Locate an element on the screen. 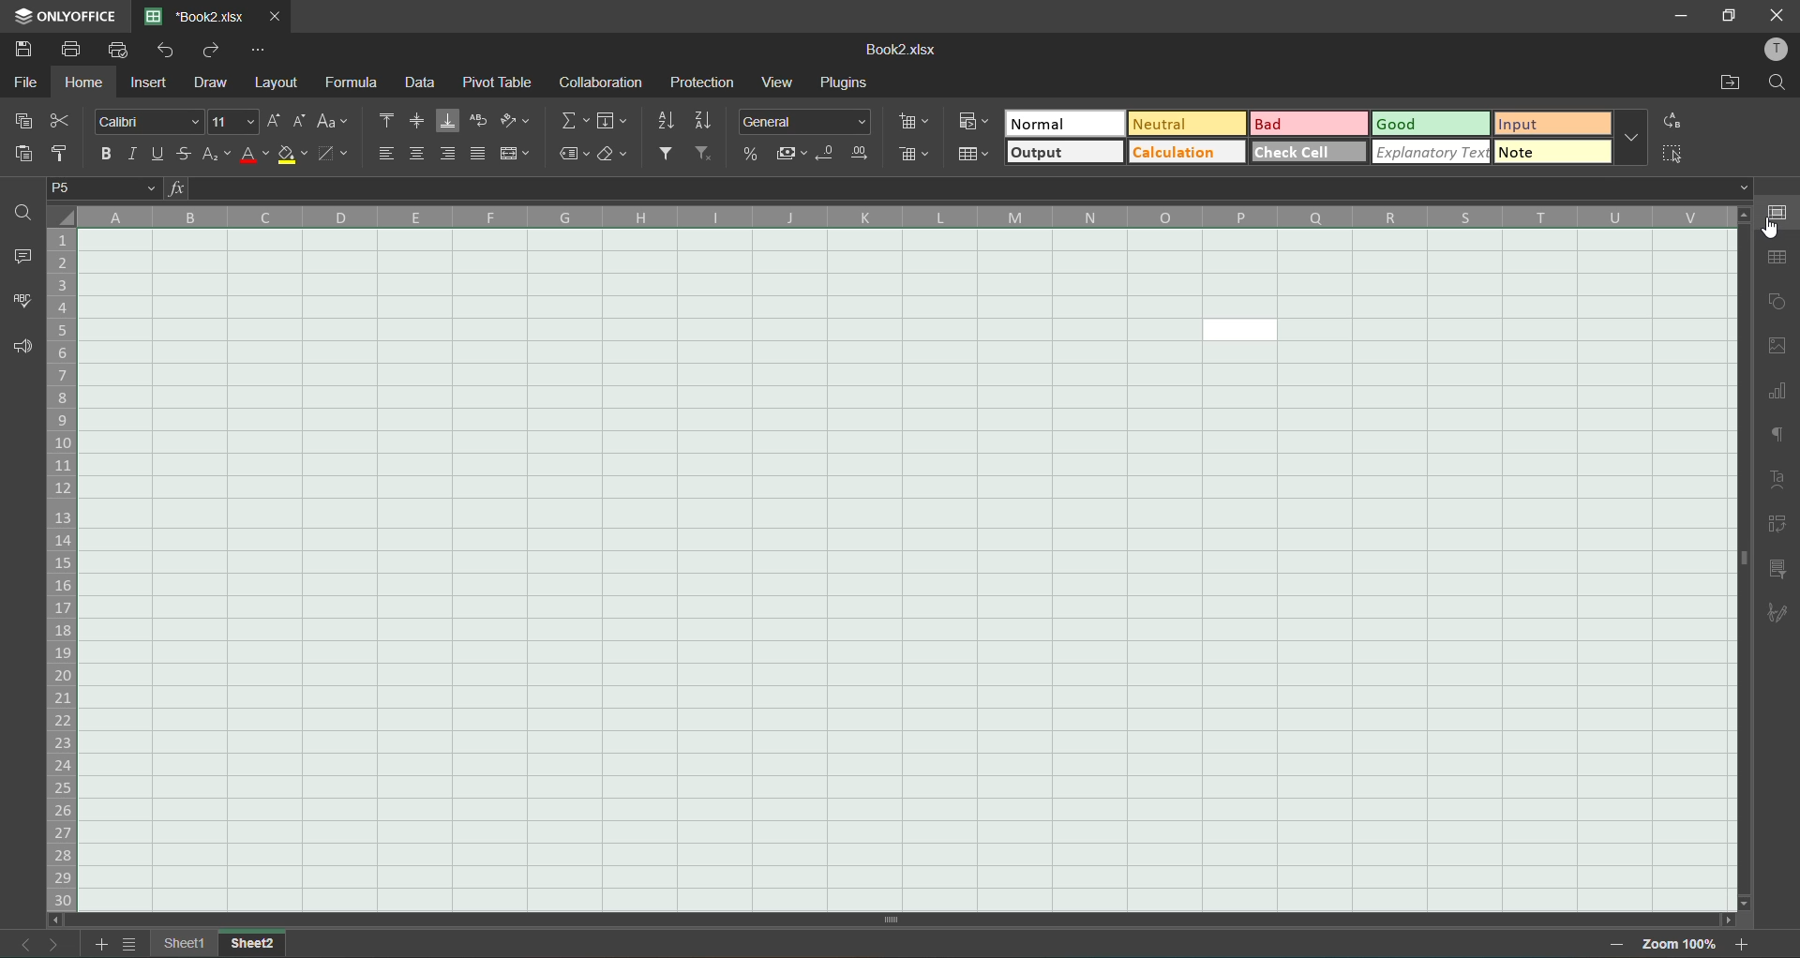 The width and height of the screenshot is (1800, 958). align bottom is located at coordinates (451, 119).